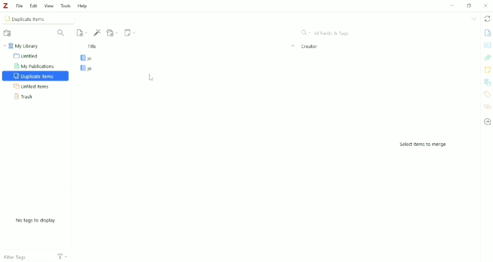 Image resolution: width=493 pixels, height=262 pixels. Describe the element at coordinates (24, 256) in the screenshot. I see `Filter Tags` at that location.